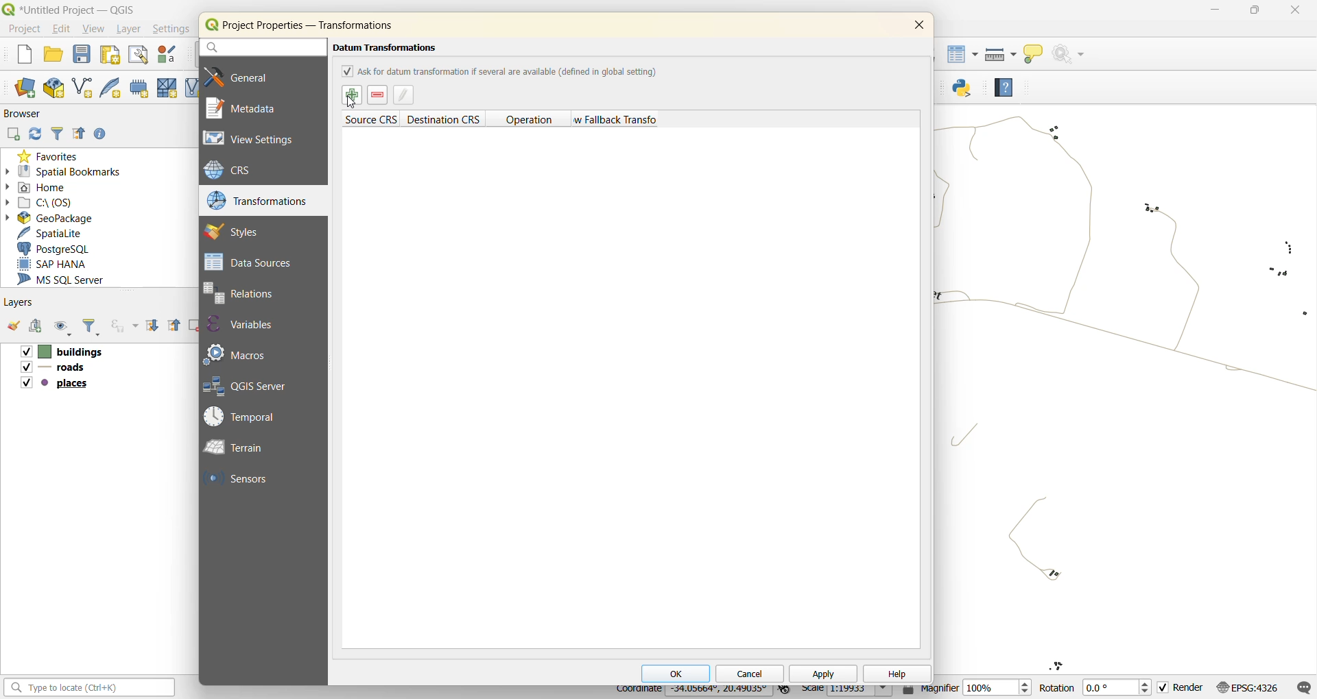  What do you see at coordinates (139, 88) in the screenshot?
I see `temporary scratch layer` at bounding box center [139, 88].